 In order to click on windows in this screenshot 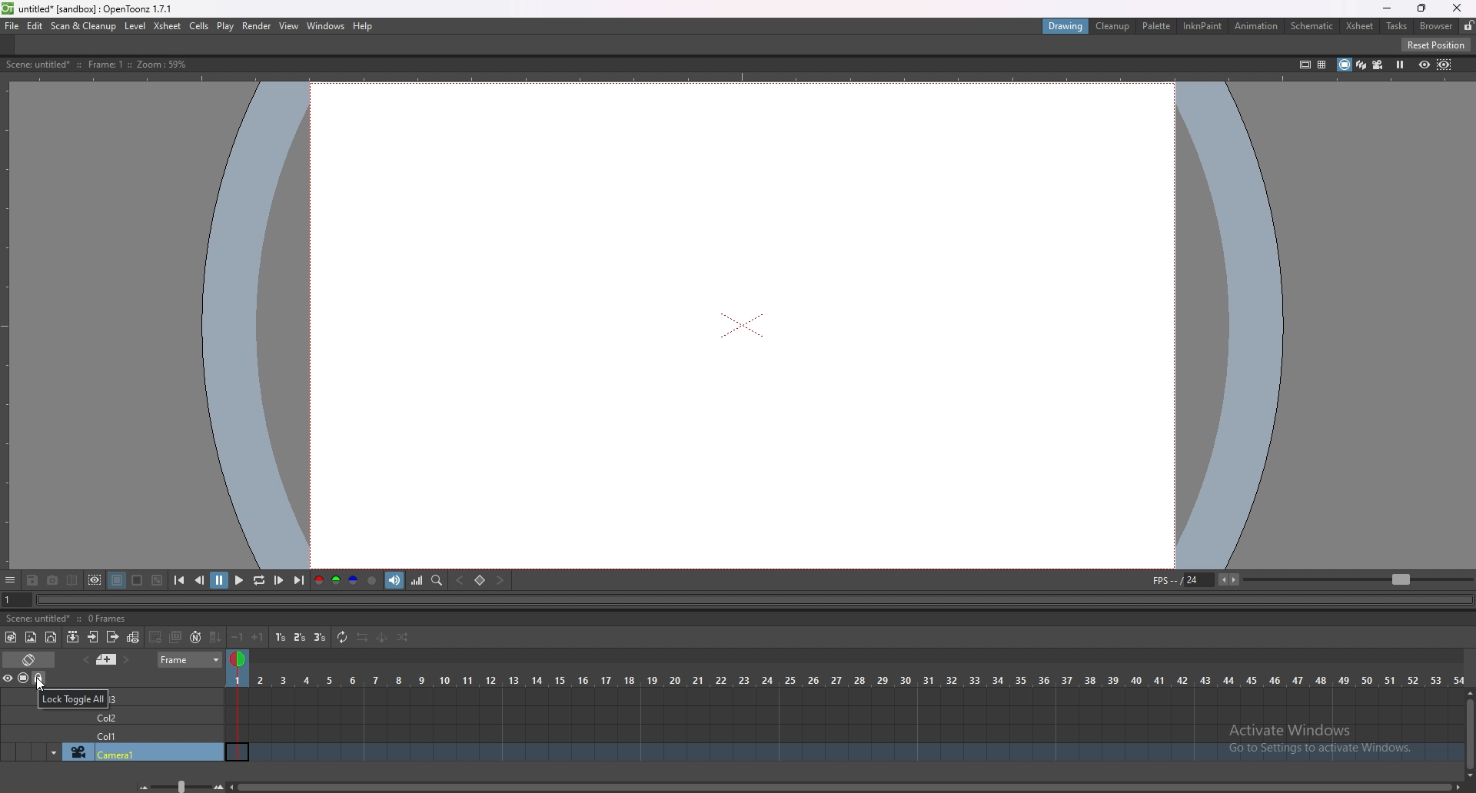, I will do `click(327, 26)`.